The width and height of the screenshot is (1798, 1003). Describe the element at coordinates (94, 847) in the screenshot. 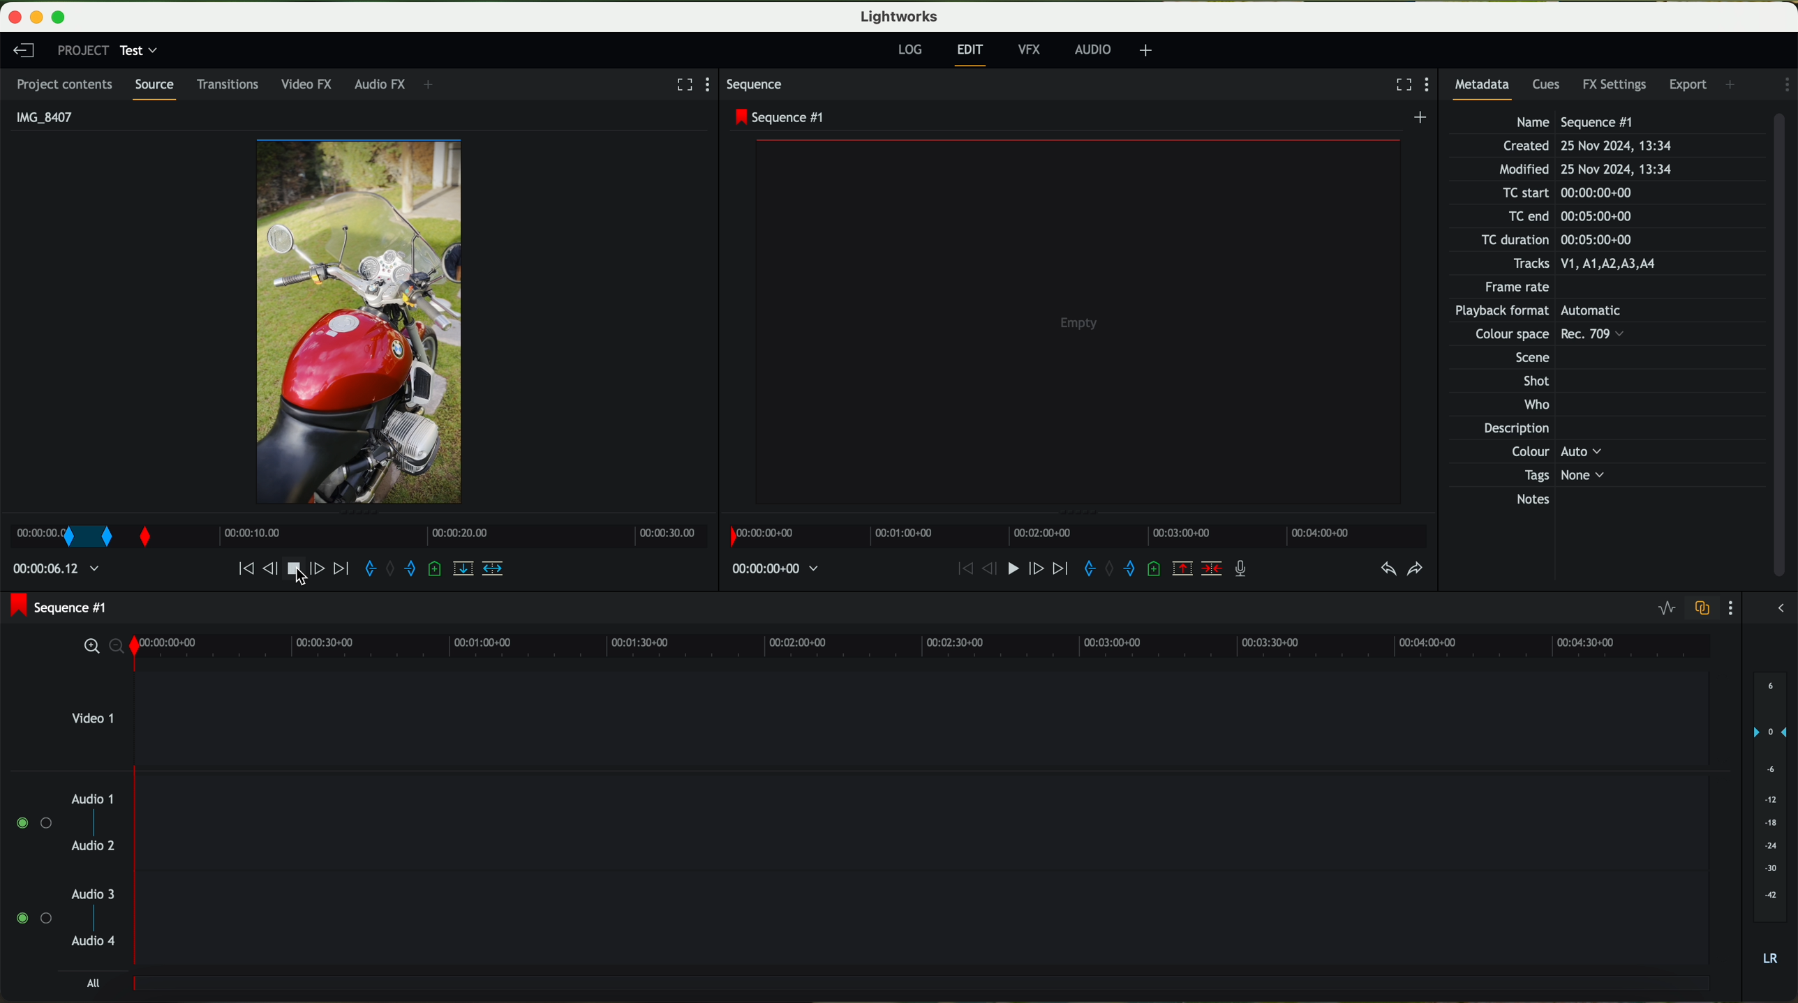

I see `audio 2` at that location.